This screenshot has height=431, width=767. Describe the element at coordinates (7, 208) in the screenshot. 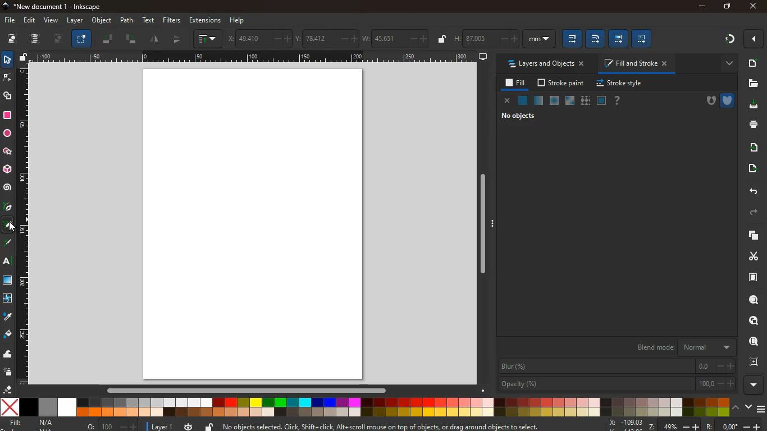

I see `pick` at that location.